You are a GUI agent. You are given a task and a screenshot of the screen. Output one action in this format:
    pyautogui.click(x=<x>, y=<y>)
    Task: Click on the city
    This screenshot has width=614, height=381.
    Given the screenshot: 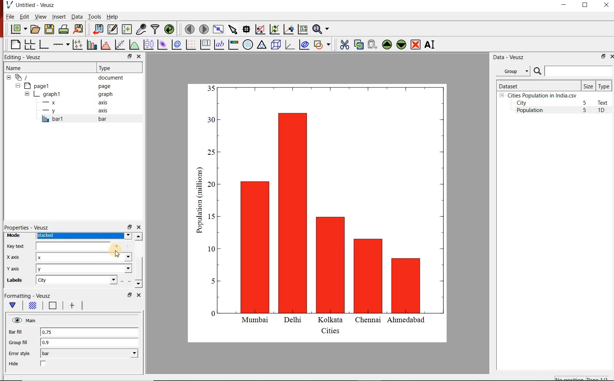 What is the action you would take?
    pyautogui.click(x=76, y=280)
    